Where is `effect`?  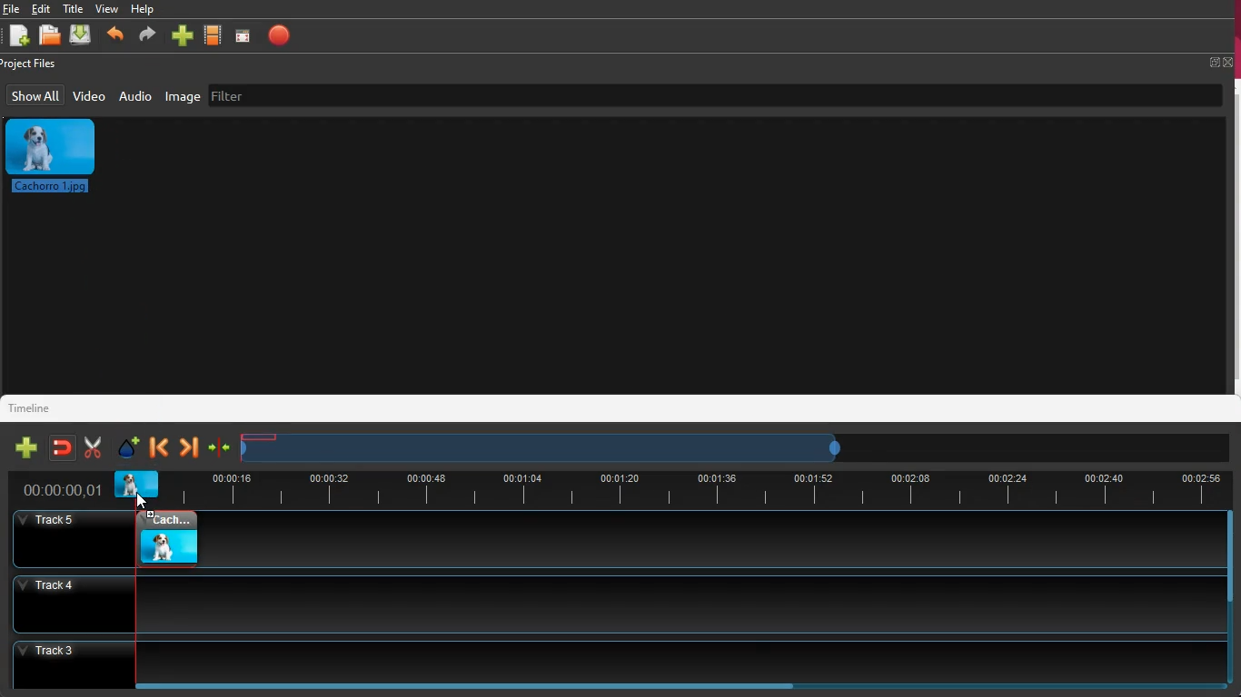 effect is located at coordinates (127, 447).